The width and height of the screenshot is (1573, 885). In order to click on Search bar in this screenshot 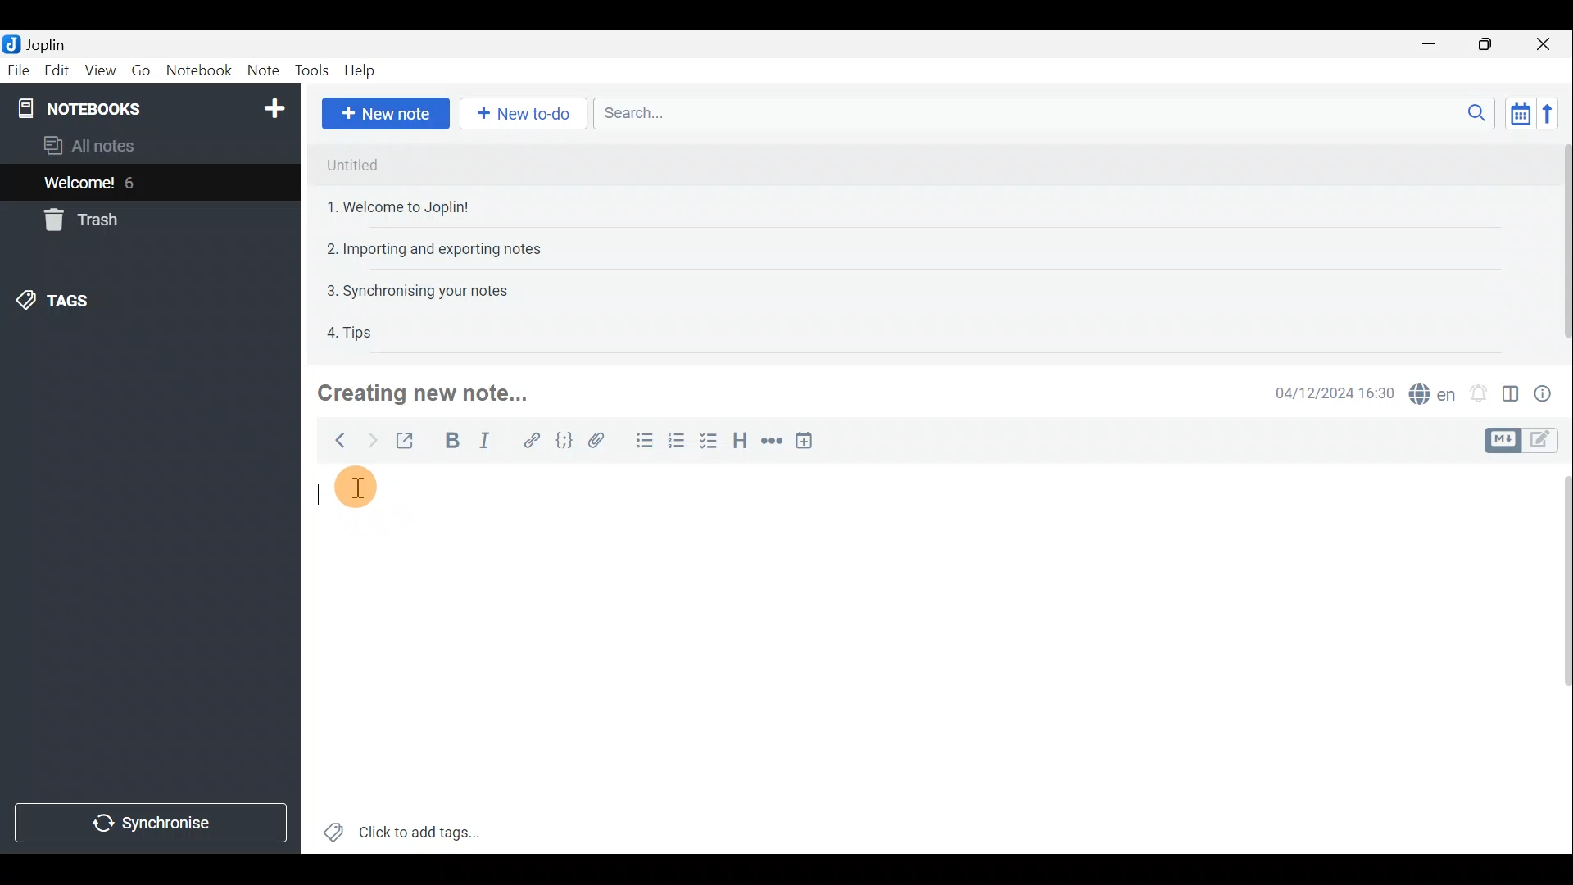, I will do `click(1040, 112)`.